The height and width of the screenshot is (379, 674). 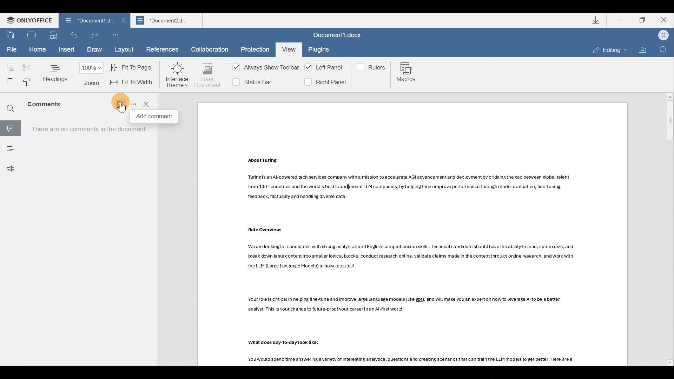 What do you see at coordinates (663, 35) in the screenshot?
I see `Account name` at bounding box center [663, 35].